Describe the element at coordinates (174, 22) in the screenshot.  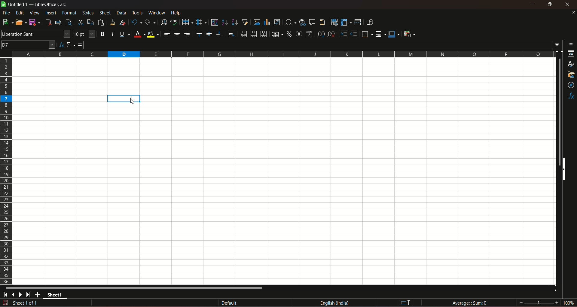
I see `spelling` at that location.